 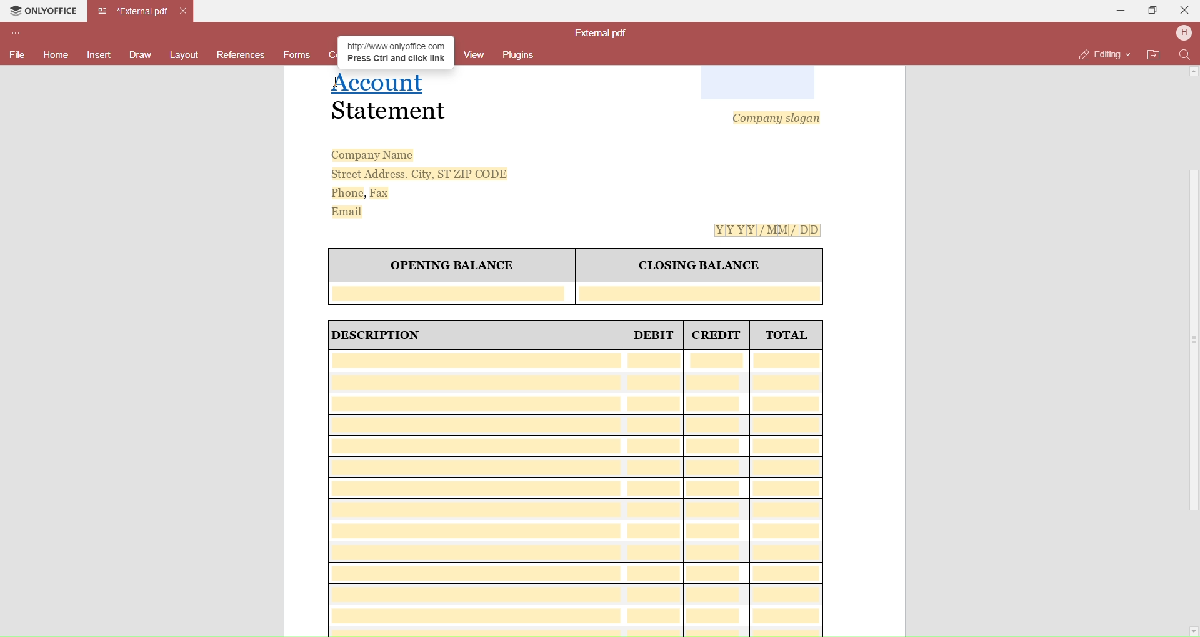 What do you see at coordinates (770, 230) in the screenshot?
I see `[Y[Y[Y[Y[/MM/ DD]` at bounding box center [770, 230].